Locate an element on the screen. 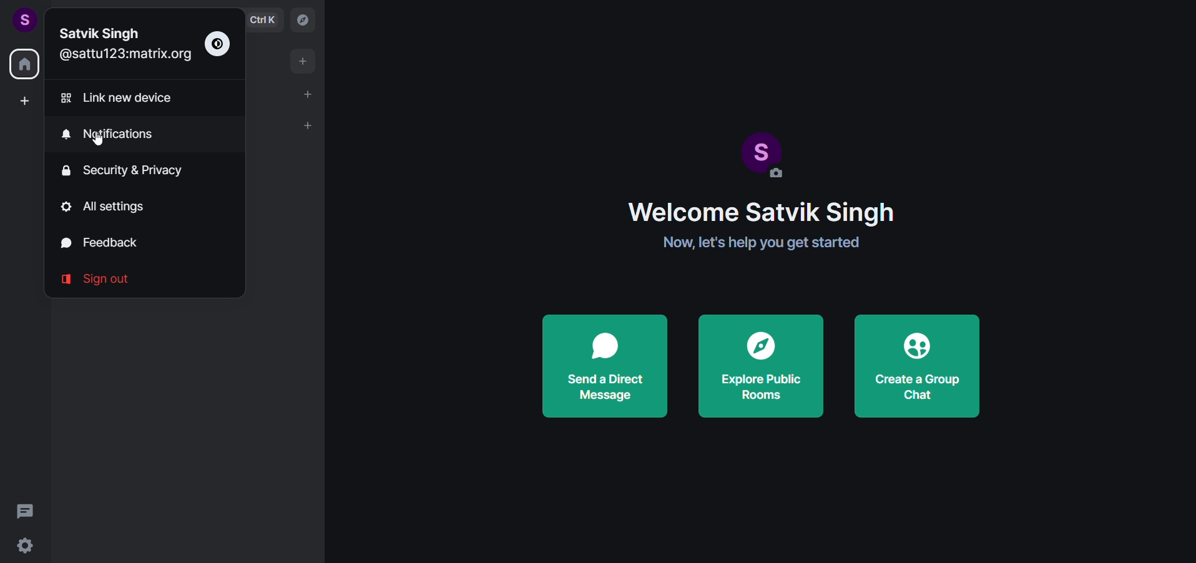 This screenshot has height=563, width=1196. home is located at coordinates (24, 64).